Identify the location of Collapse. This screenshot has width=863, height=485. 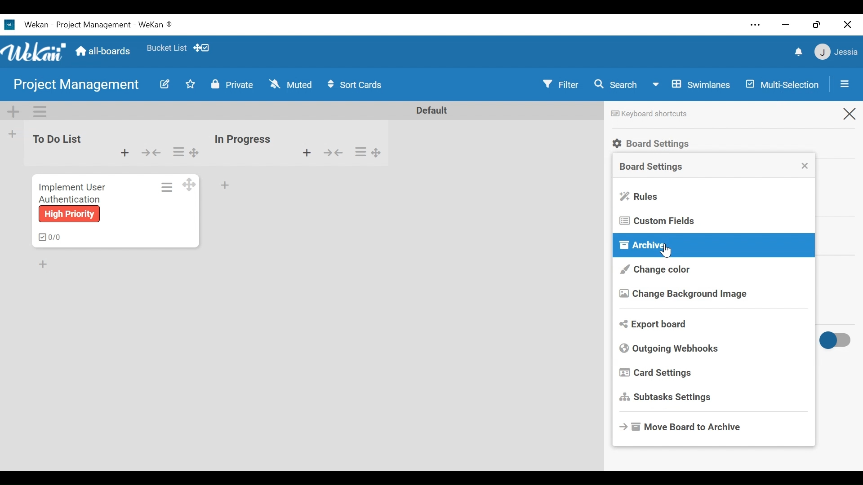
(332, 153).